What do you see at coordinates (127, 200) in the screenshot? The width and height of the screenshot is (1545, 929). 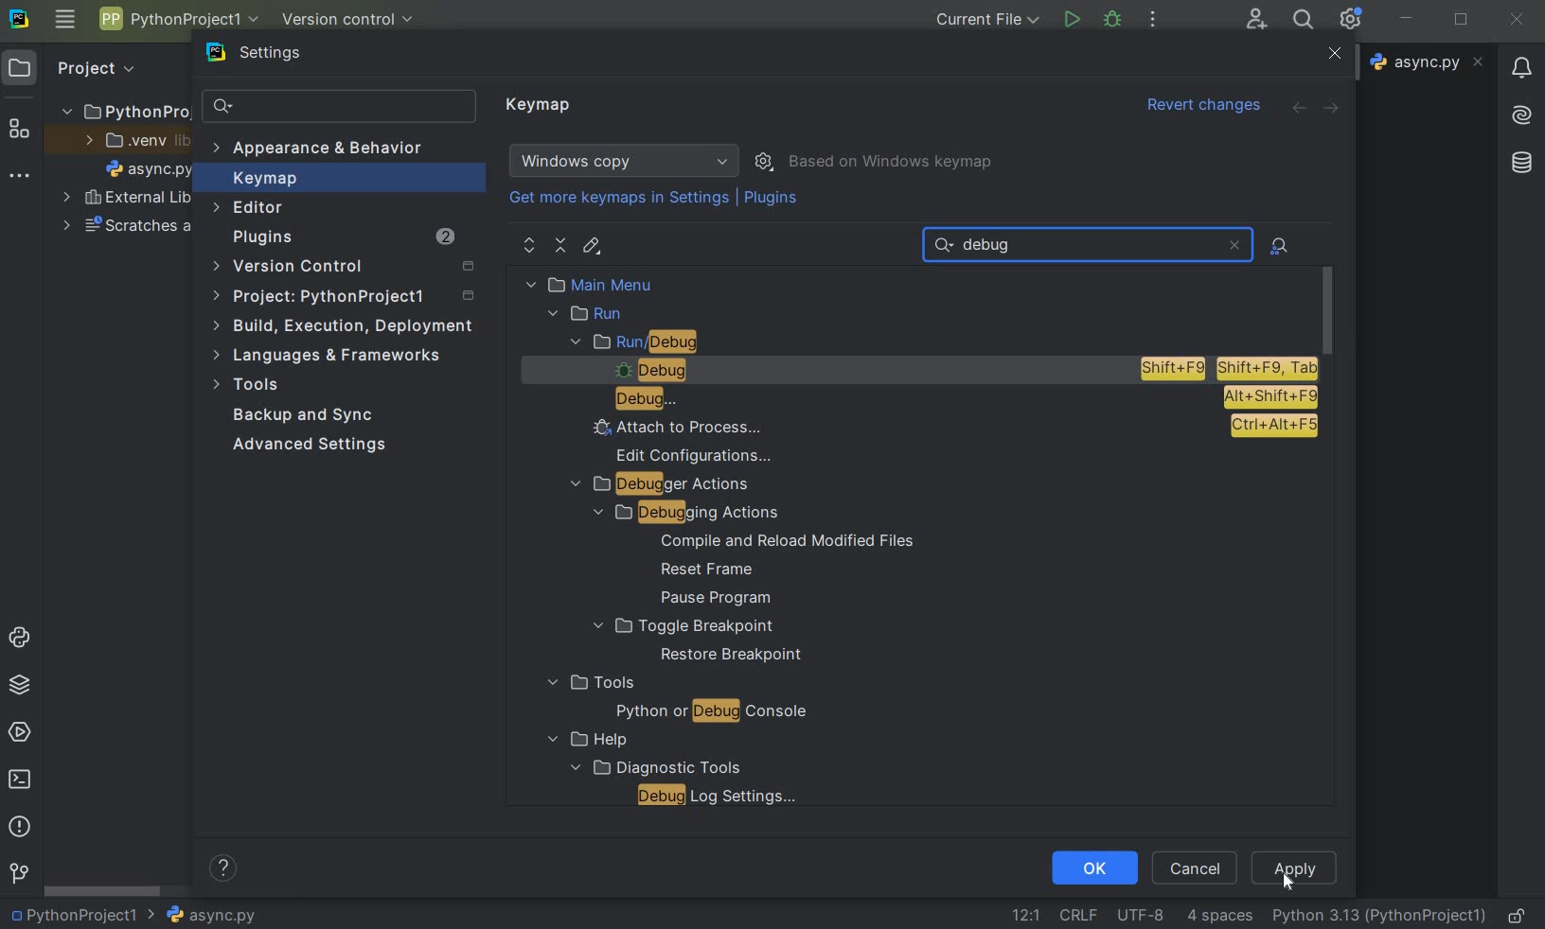 I see `external libraries` at bounding box center [127, 200].